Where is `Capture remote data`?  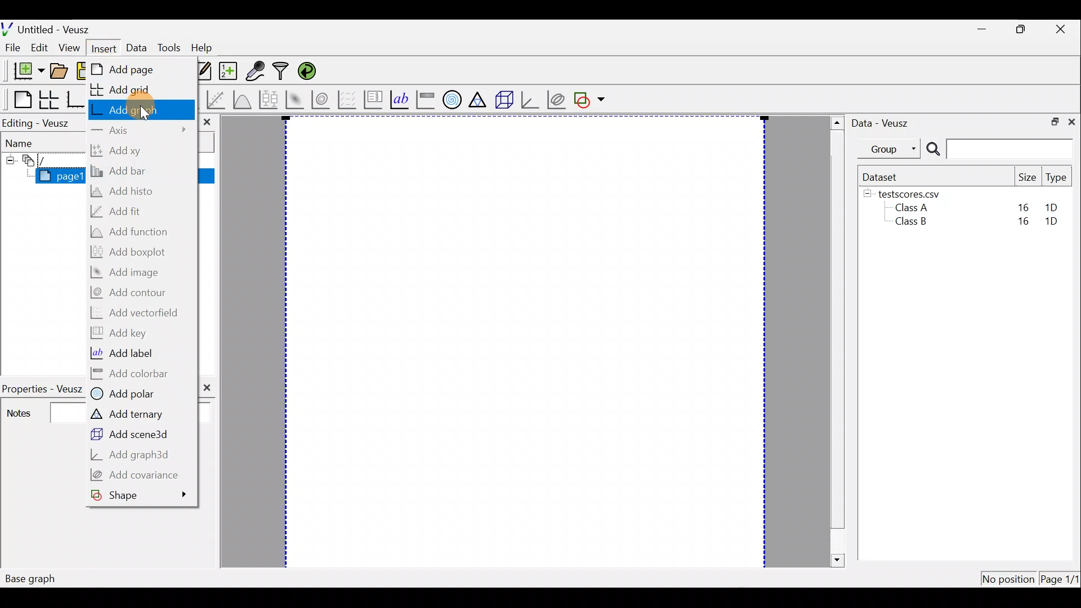 Capture remote data is located at coordinates (257, 71).